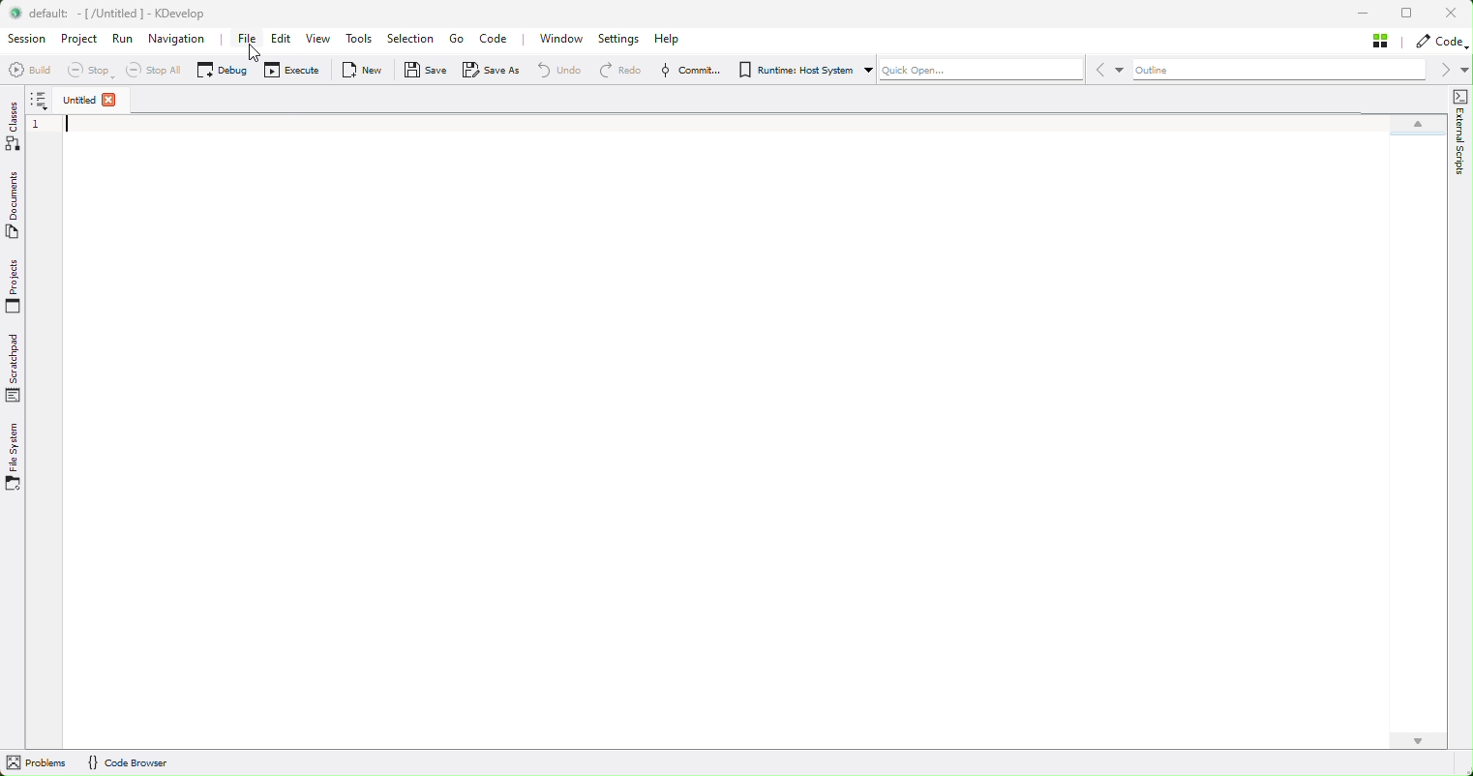  What do you see at coordinates (1418, 741) in the screenshot?
I see `scroll down` at bounding box center [1418, 741].